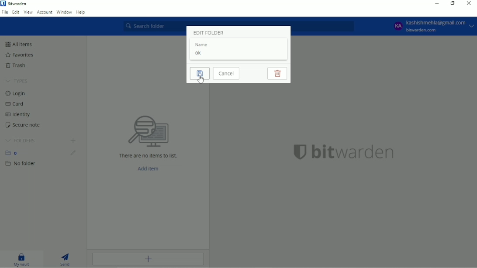 The image size is (477, 268). I want to click on Add folder, so click(73, 141).